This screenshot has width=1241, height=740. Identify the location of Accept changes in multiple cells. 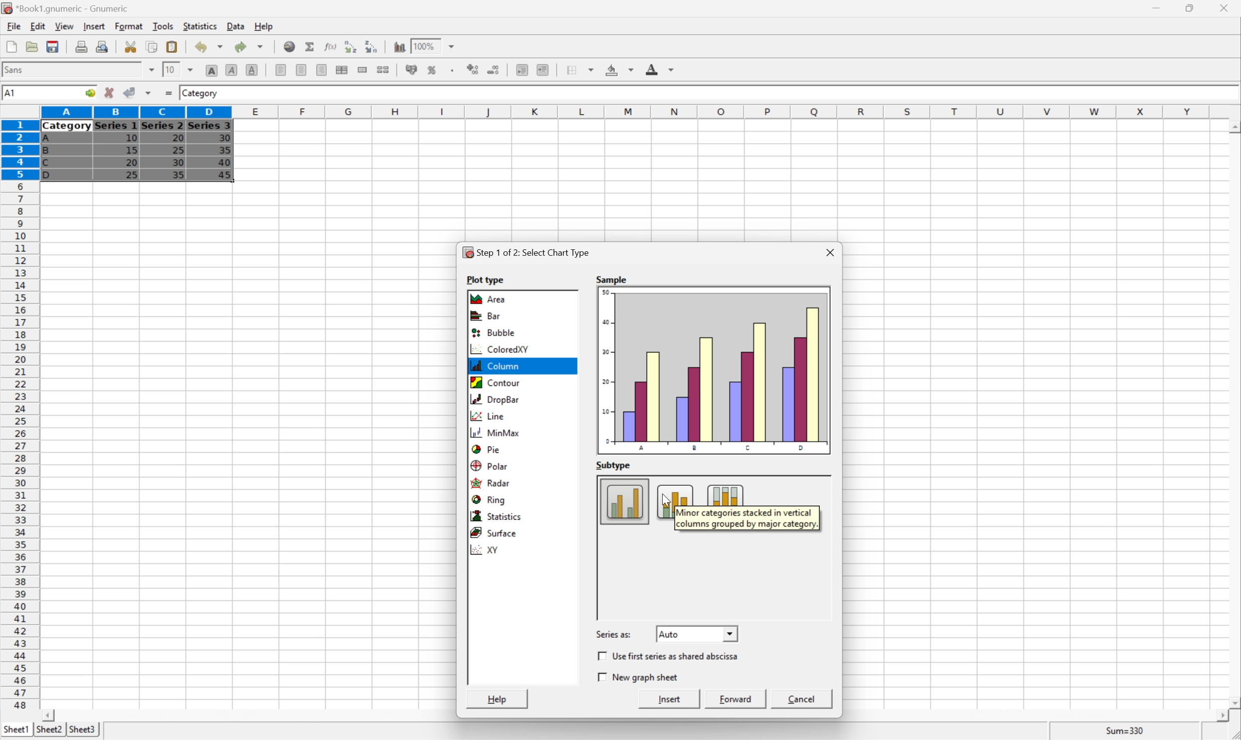
(148, 93).